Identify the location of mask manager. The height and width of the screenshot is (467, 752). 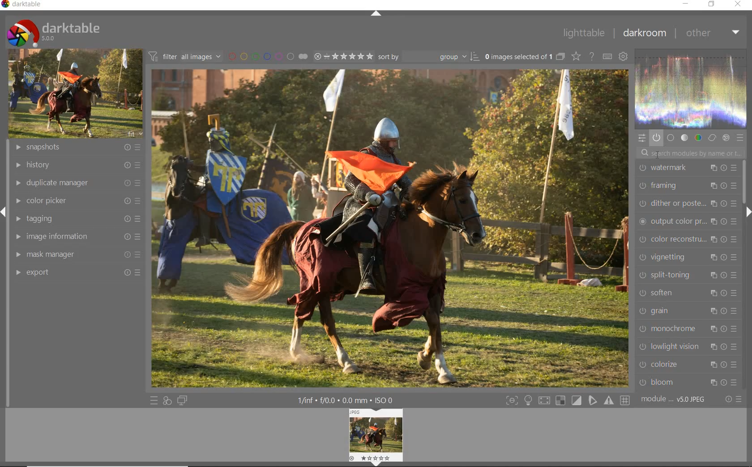
(76, 255).